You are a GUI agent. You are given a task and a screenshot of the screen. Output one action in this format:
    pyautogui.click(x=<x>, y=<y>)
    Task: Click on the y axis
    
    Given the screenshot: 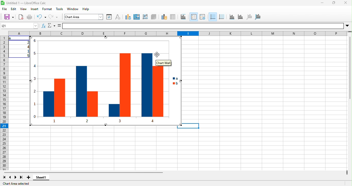 What is the action you would take?
    pyautogui.click(x=241, y=17)
    